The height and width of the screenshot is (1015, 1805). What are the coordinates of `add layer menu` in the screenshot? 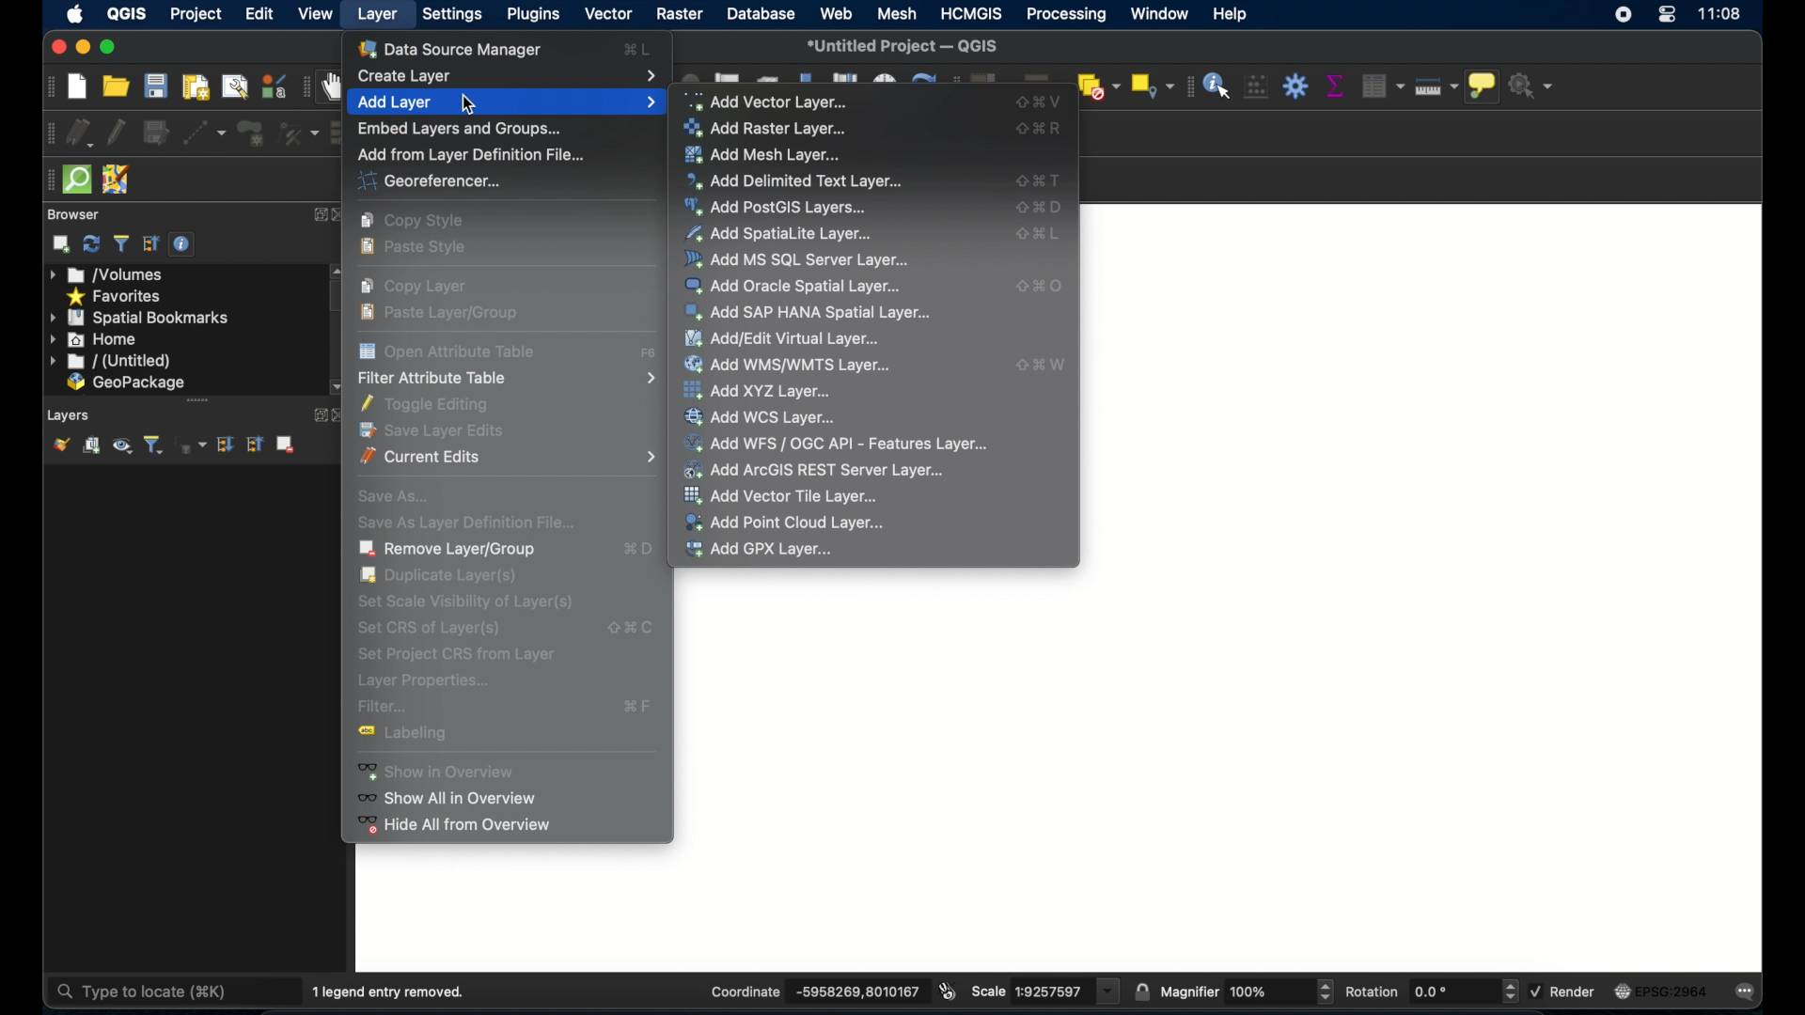 It's located at (506, 101).